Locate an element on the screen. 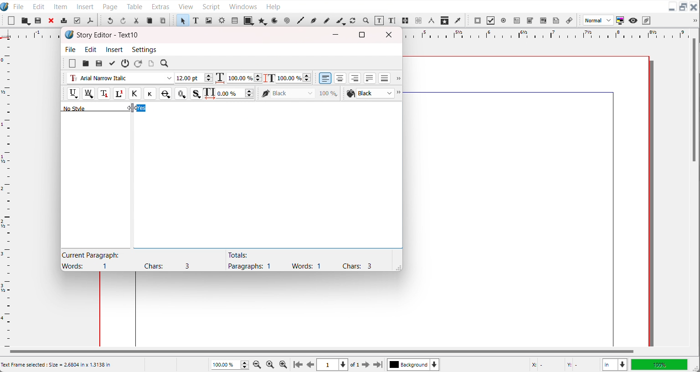  Text Frame is located at coordinates (196, 20).